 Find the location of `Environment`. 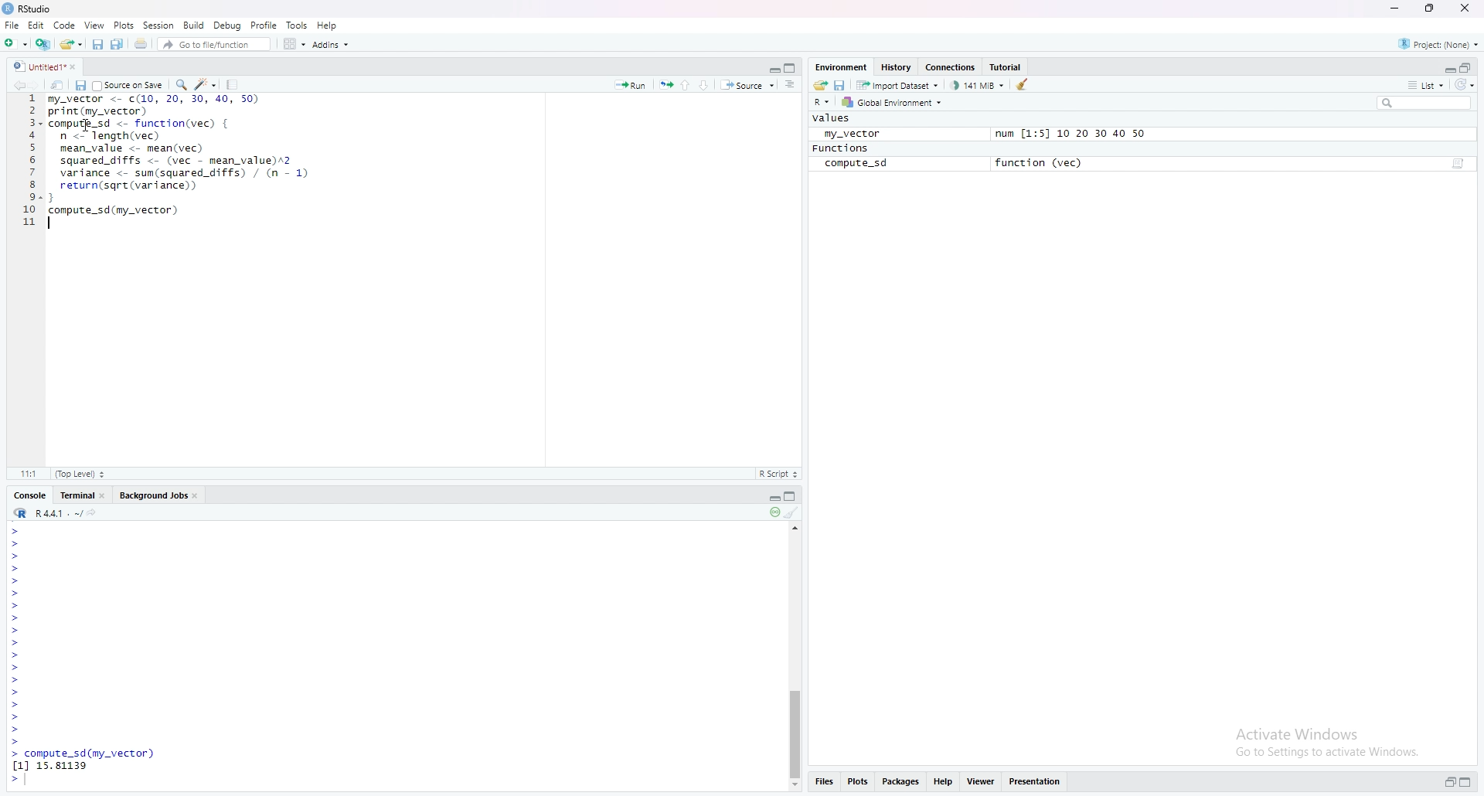

Environment is located at coordinates (841, 66).